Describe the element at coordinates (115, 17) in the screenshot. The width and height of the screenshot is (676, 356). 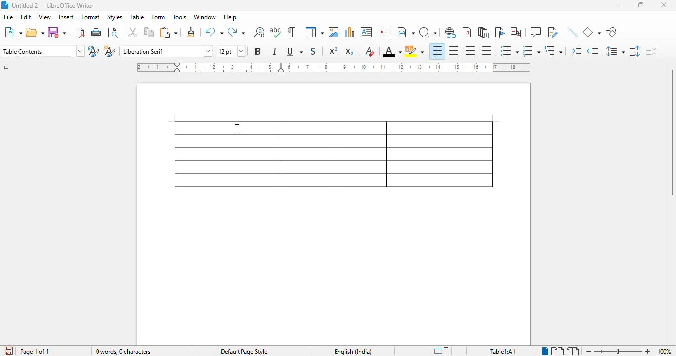
I see `styles` at that location.